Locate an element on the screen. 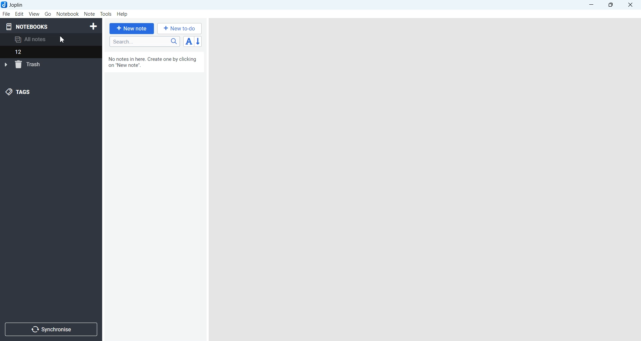 The width and height of the screenshot is (641, 341). Synchronize is located at coordinates (51, 329).